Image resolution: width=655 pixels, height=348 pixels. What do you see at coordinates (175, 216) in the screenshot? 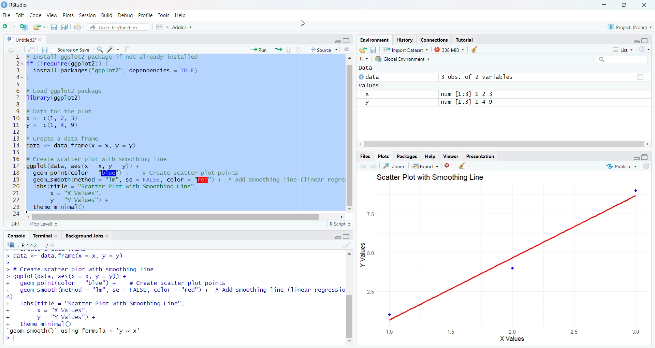
I see `horizontal scroll bar` at bounding box center [175, 216].